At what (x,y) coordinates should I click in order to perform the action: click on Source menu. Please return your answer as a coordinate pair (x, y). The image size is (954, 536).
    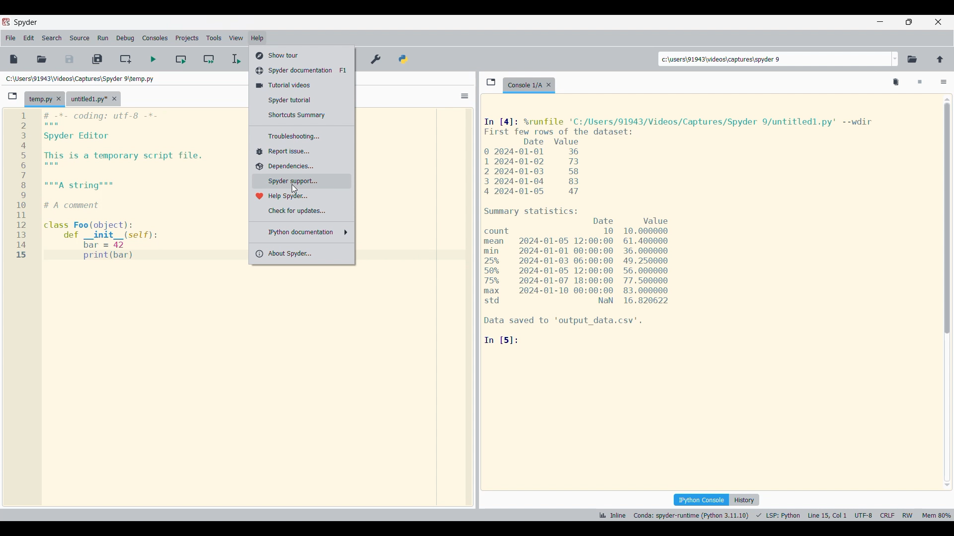
    Looking at the image, I should click on (79, 38).